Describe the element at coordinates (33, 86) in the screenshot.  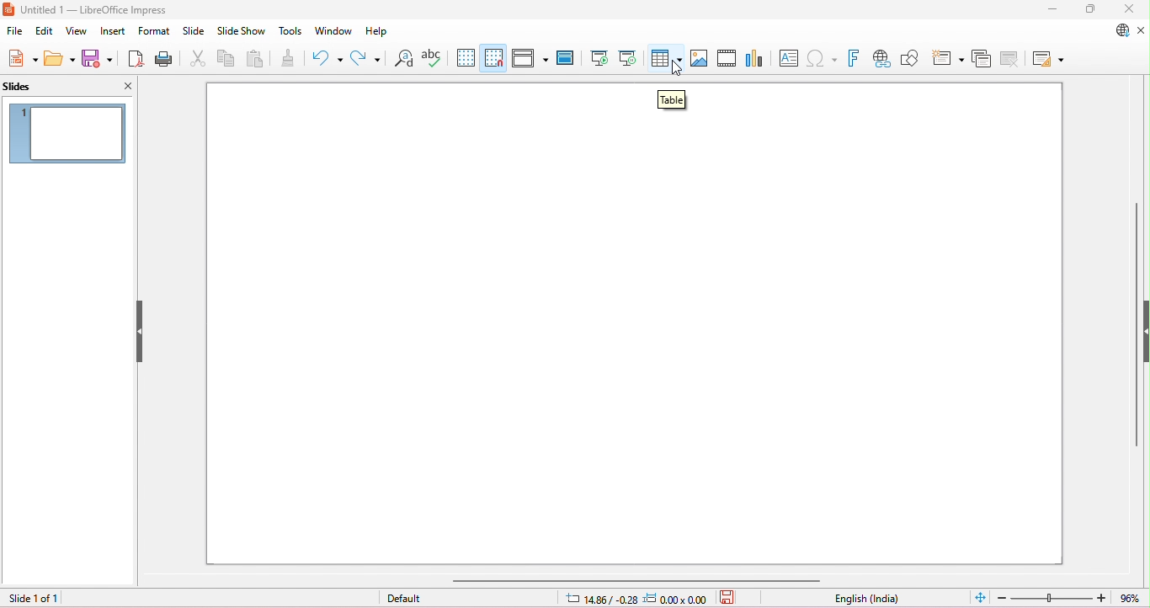
I see `slides` at that location.